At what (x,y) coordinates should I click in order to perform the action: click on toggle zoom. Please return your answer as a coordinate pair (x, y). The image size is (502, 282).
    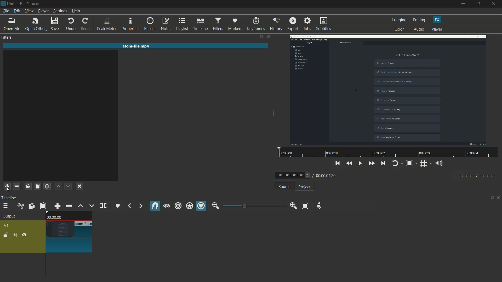
    Looking at the image, I should click on (411, 164).